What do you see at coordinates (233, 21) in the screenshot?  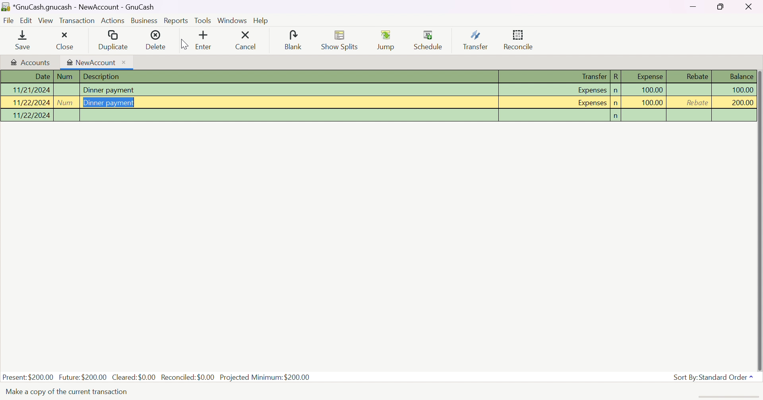 I see `Windows` at bounding box center [233, 21].